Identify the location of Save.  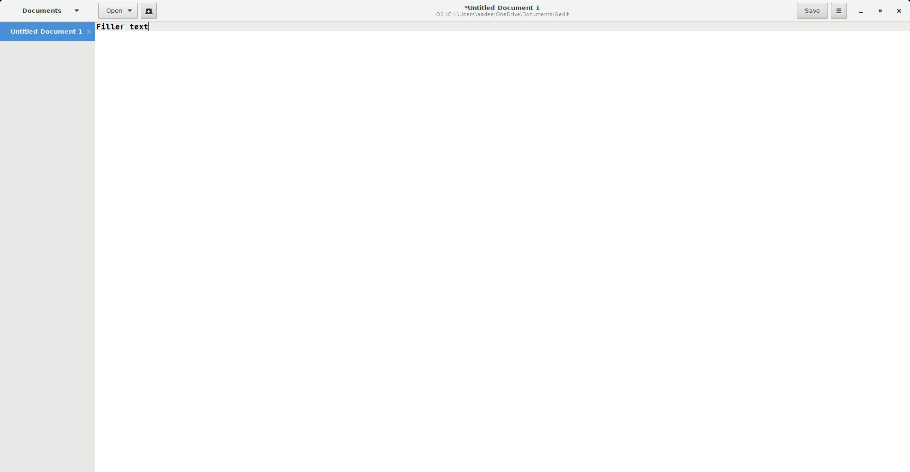
(812, 10).